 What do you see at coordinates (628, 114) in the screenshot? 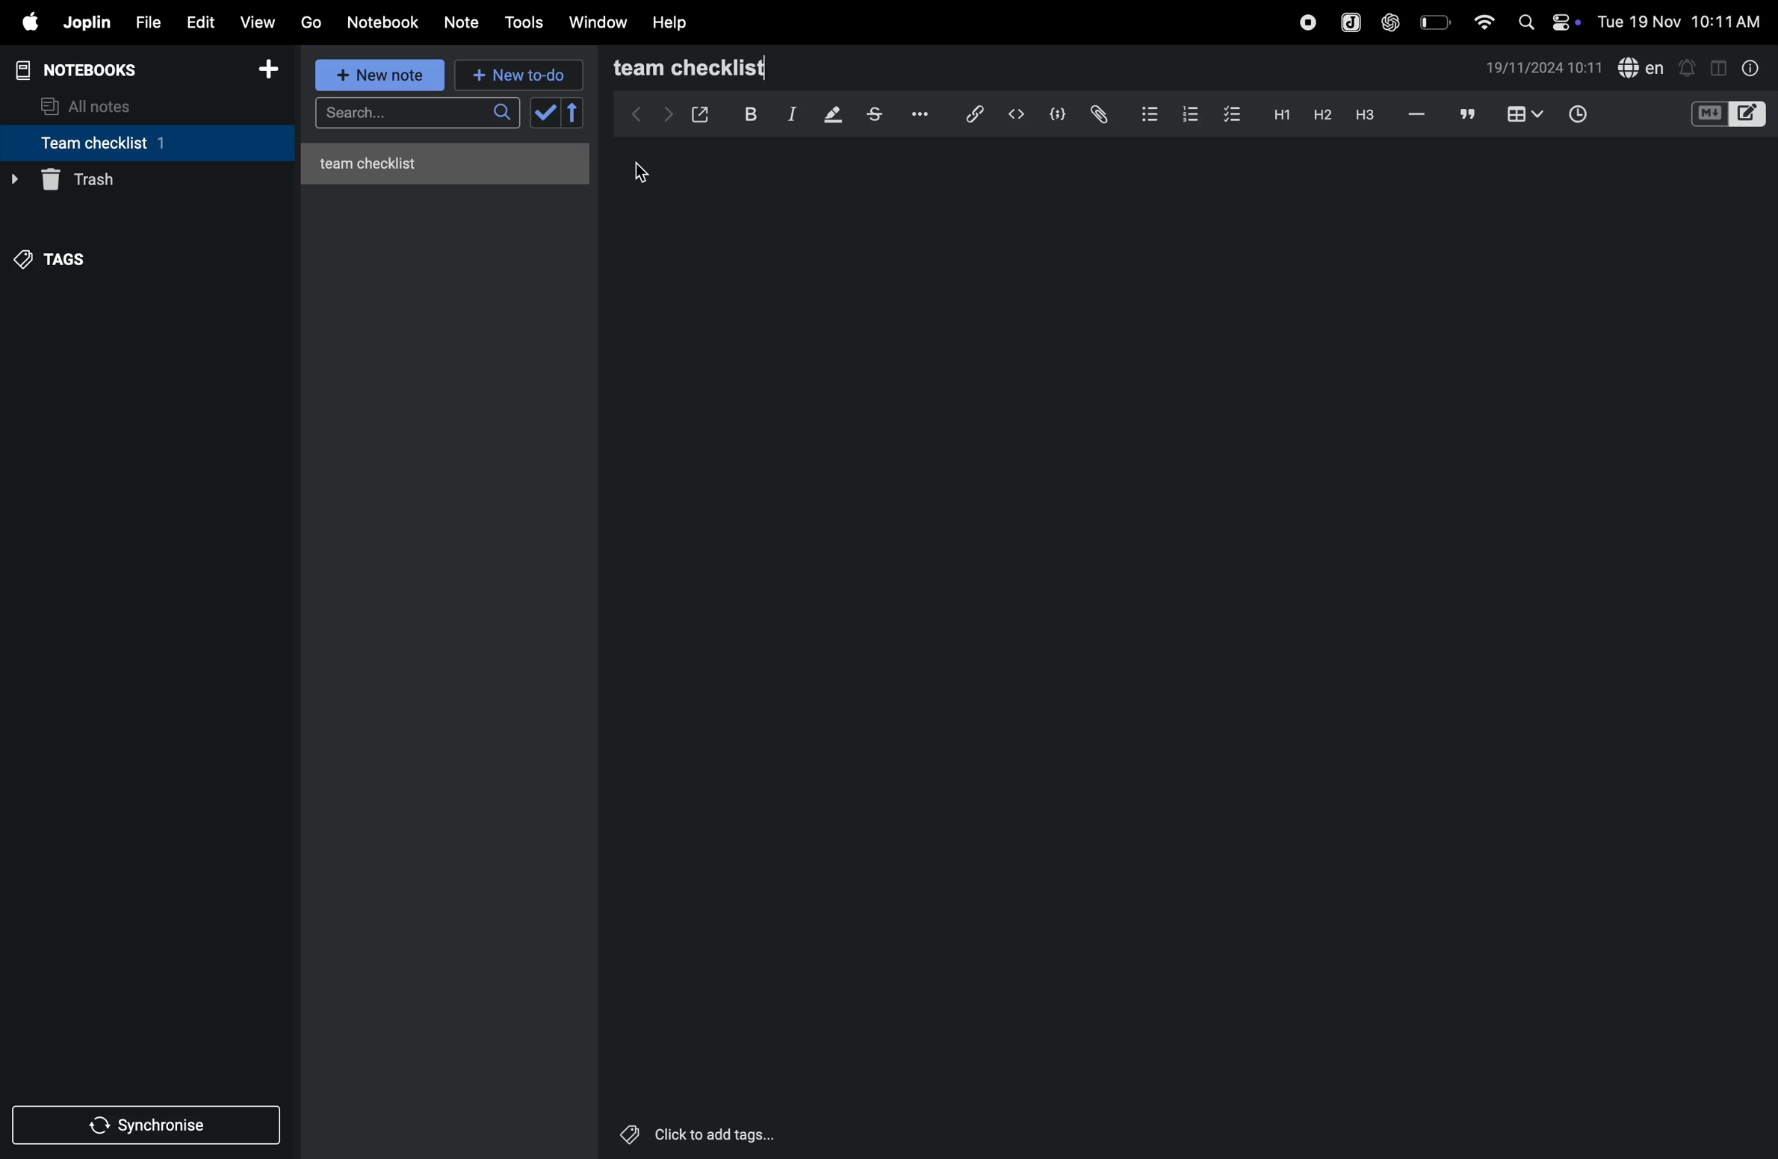
I see `backward` at bounding box center [628, 114].